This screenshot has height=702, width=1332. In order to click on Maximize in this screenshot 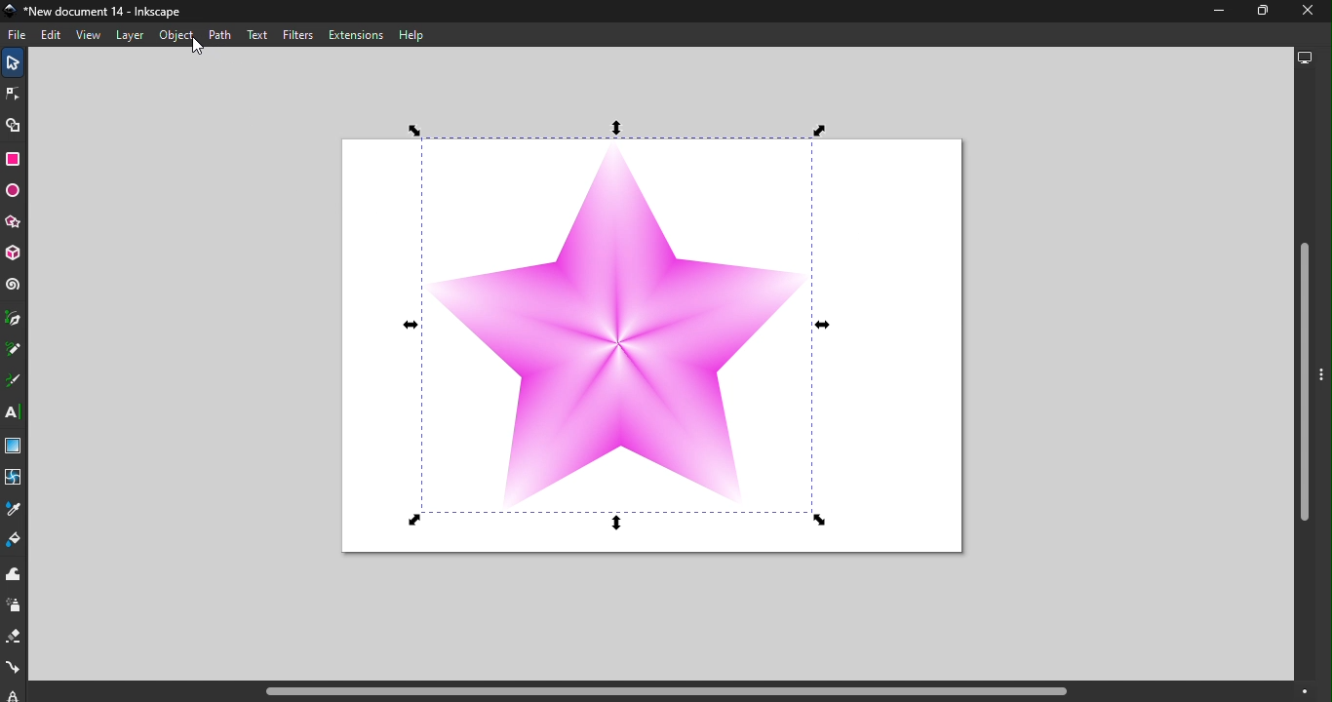, I will do `click(1256, 12)`.